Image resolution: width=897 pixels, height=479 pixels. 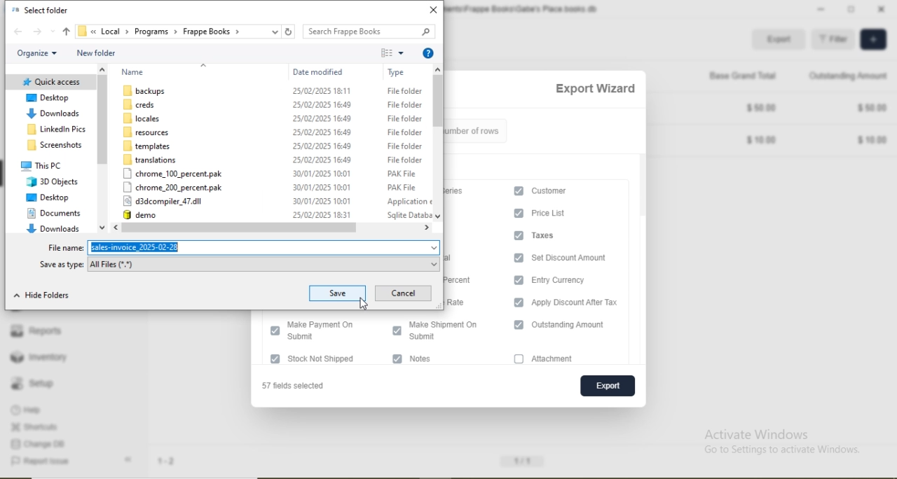 What do you see at coordinates (135, 71) in the screenshot?
I see `Name` at bounding box center [135, 71].